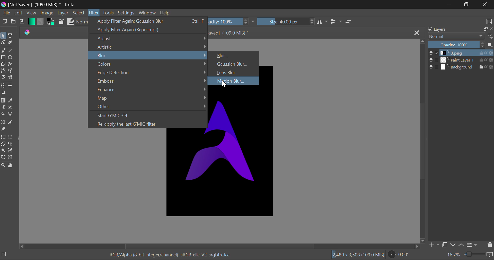 The image size is (494, 260). Describe the element at coordinates (148, 63) in the screenshot. I see `Colors` at that location.